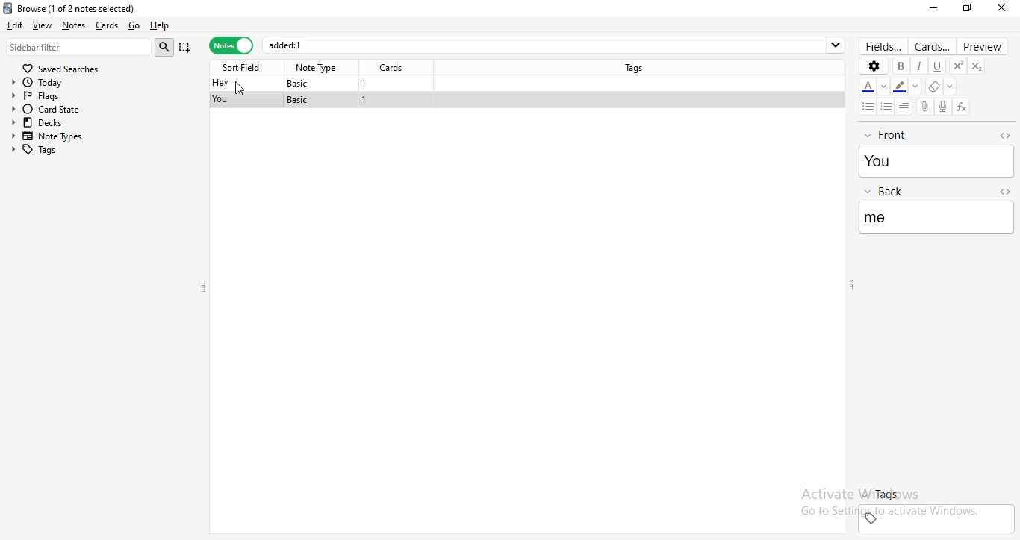 The image size is (1020, 540). I want to click on you, so click(941, 162).